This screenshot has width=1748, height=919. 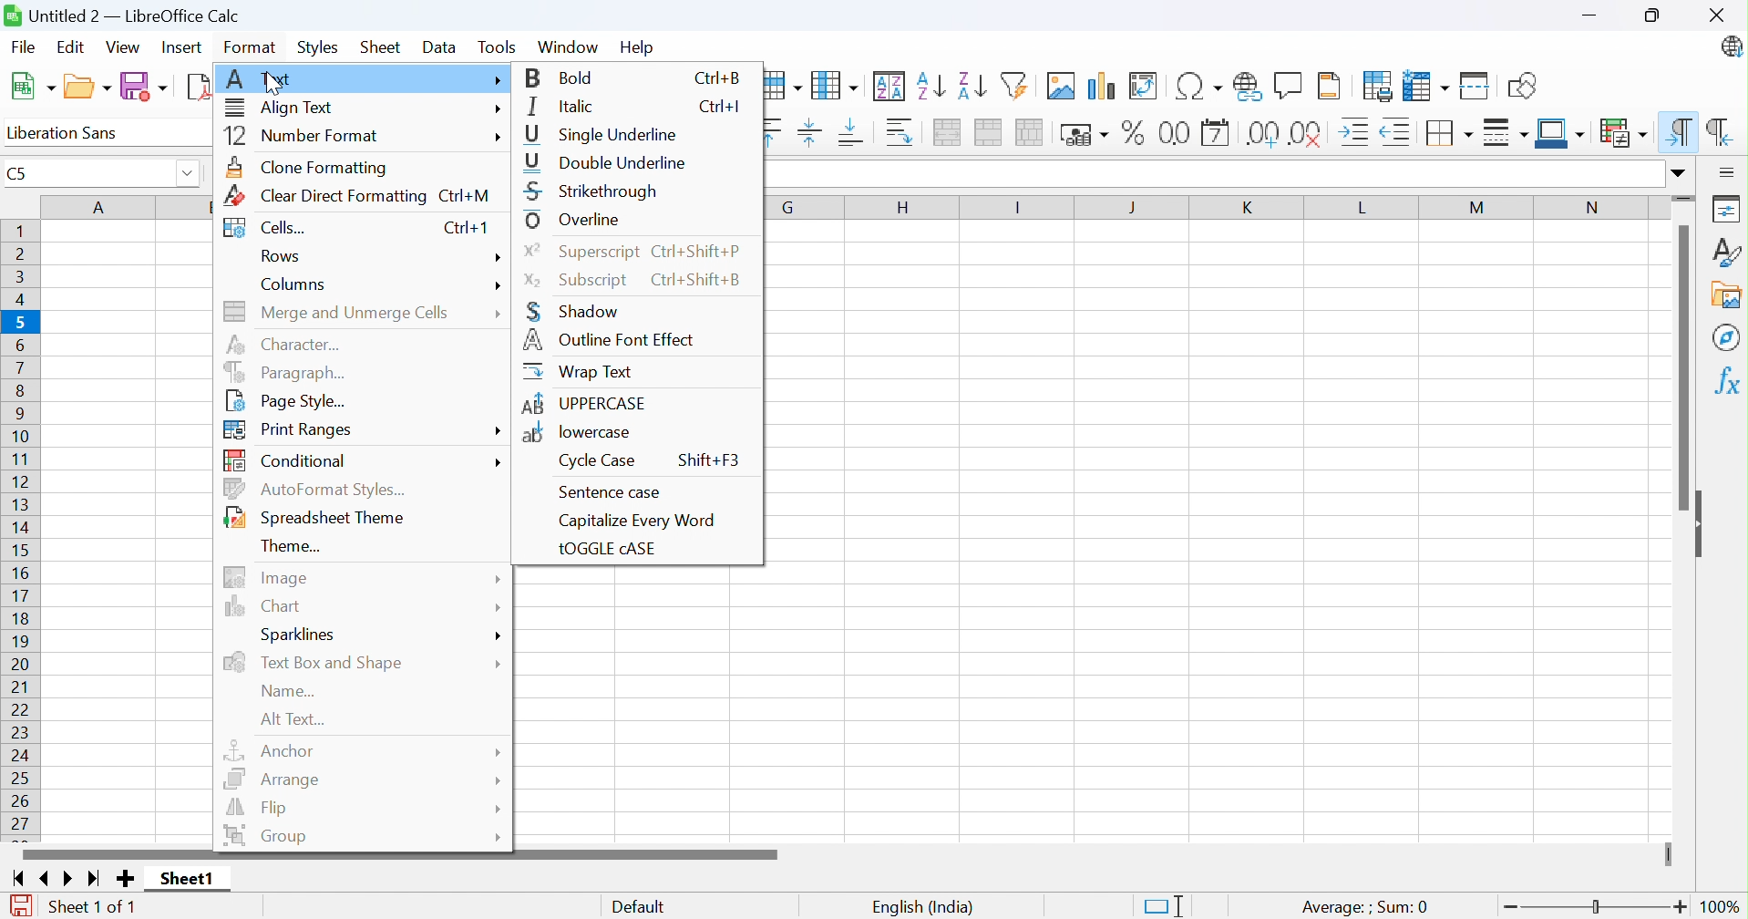 I want to click on More, so click(x=494, y=780).